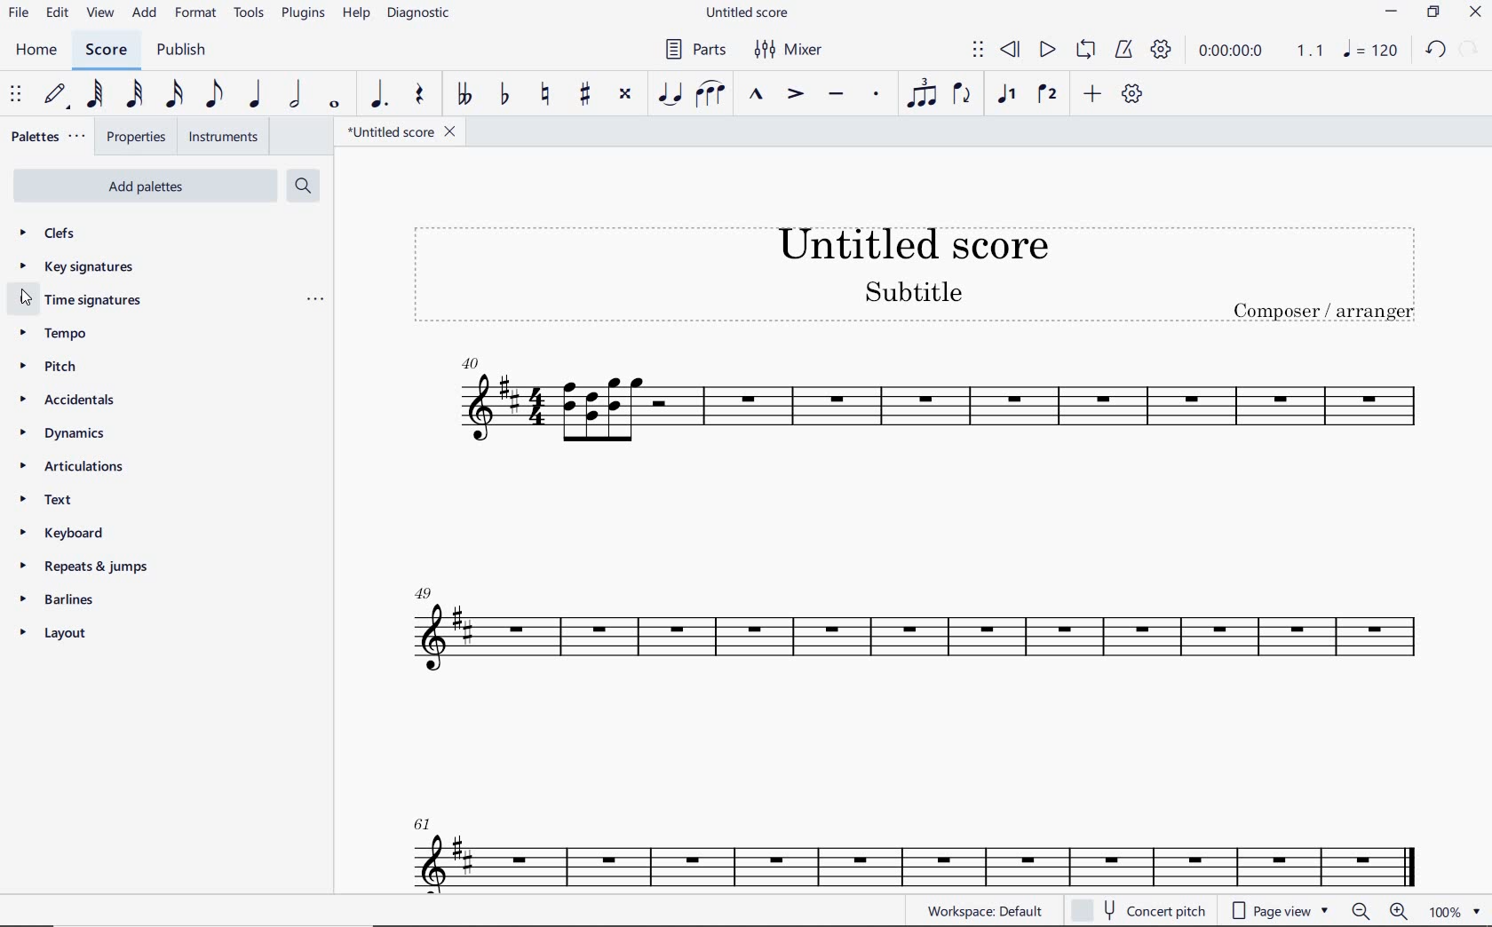 This screenshot has height=927, width=1492. What do you see at coordinates (583, 96) in the screenshot?
I see `TOGGLE SHARP` at bounding box center [583, 96].